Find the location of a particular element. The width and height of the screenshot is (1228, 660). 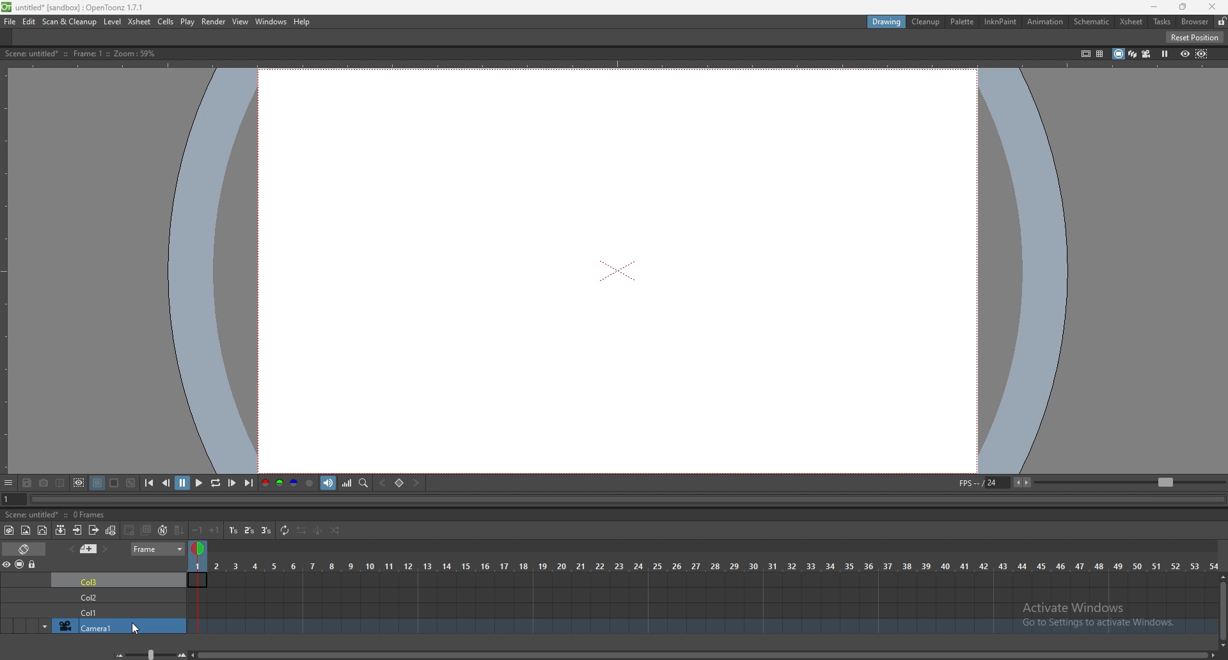

previous memo is located at coordinates (72, 549).